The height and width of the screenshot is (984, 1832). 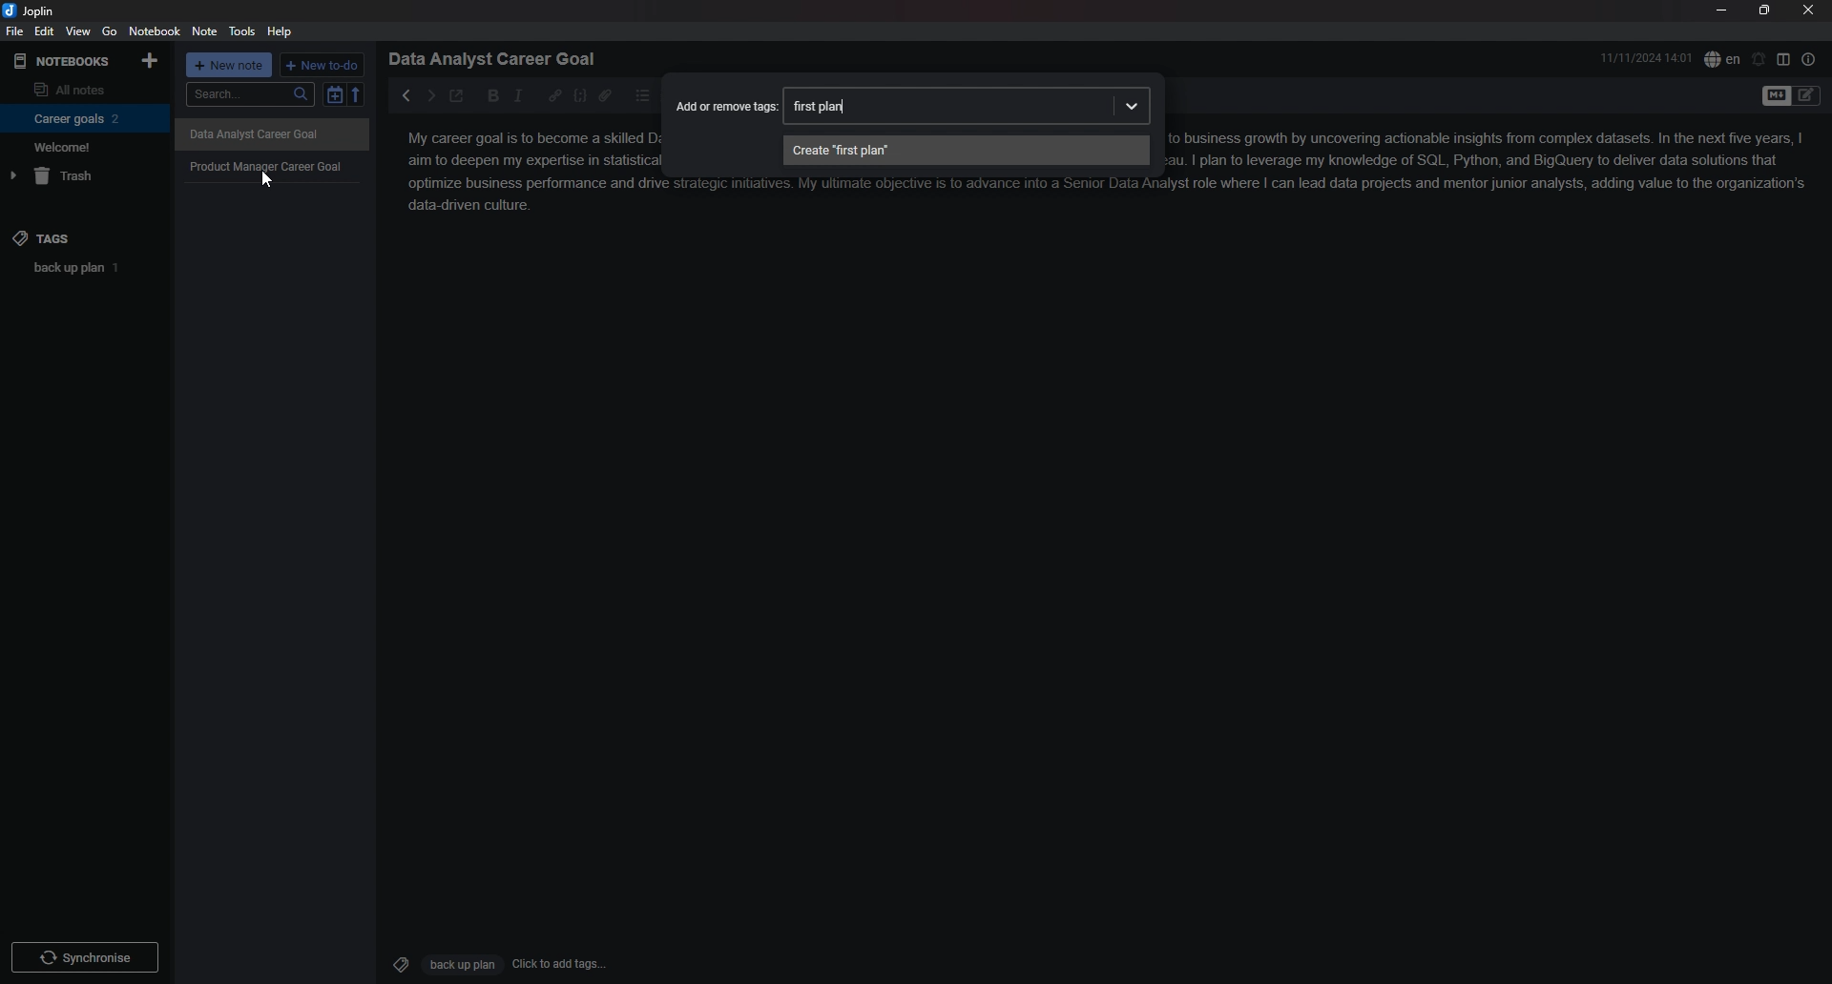 I want to click on + new note, so click(x=229, y=65).